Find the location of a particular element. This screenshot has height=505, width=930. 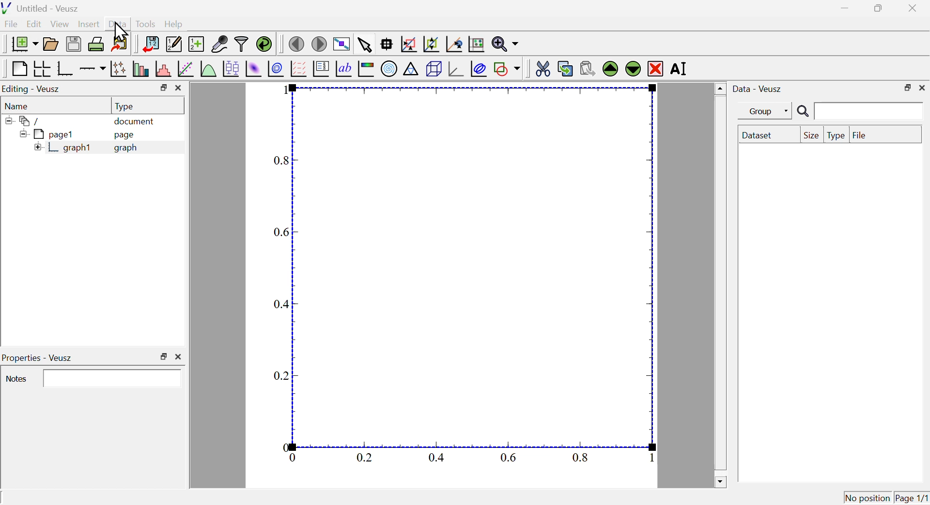

plot a 2d dataset as an image is located at coordinates (254, 68).